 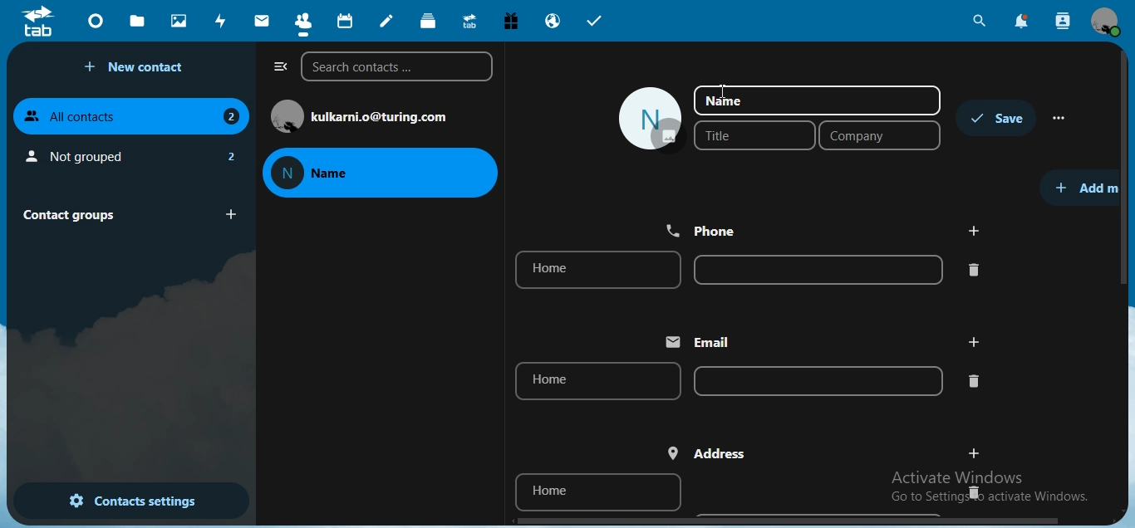 What do you see at coordinates (260, 21) in the screenshot?
I see `mail` at bounding box center [260, 21].